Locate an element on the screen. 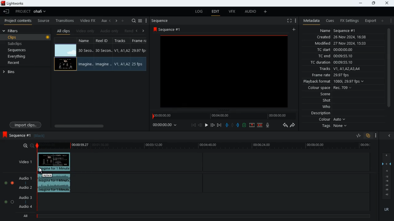 The width and height of the screenshot is (394, 221). tc duration is located at coordinates (342, 63).